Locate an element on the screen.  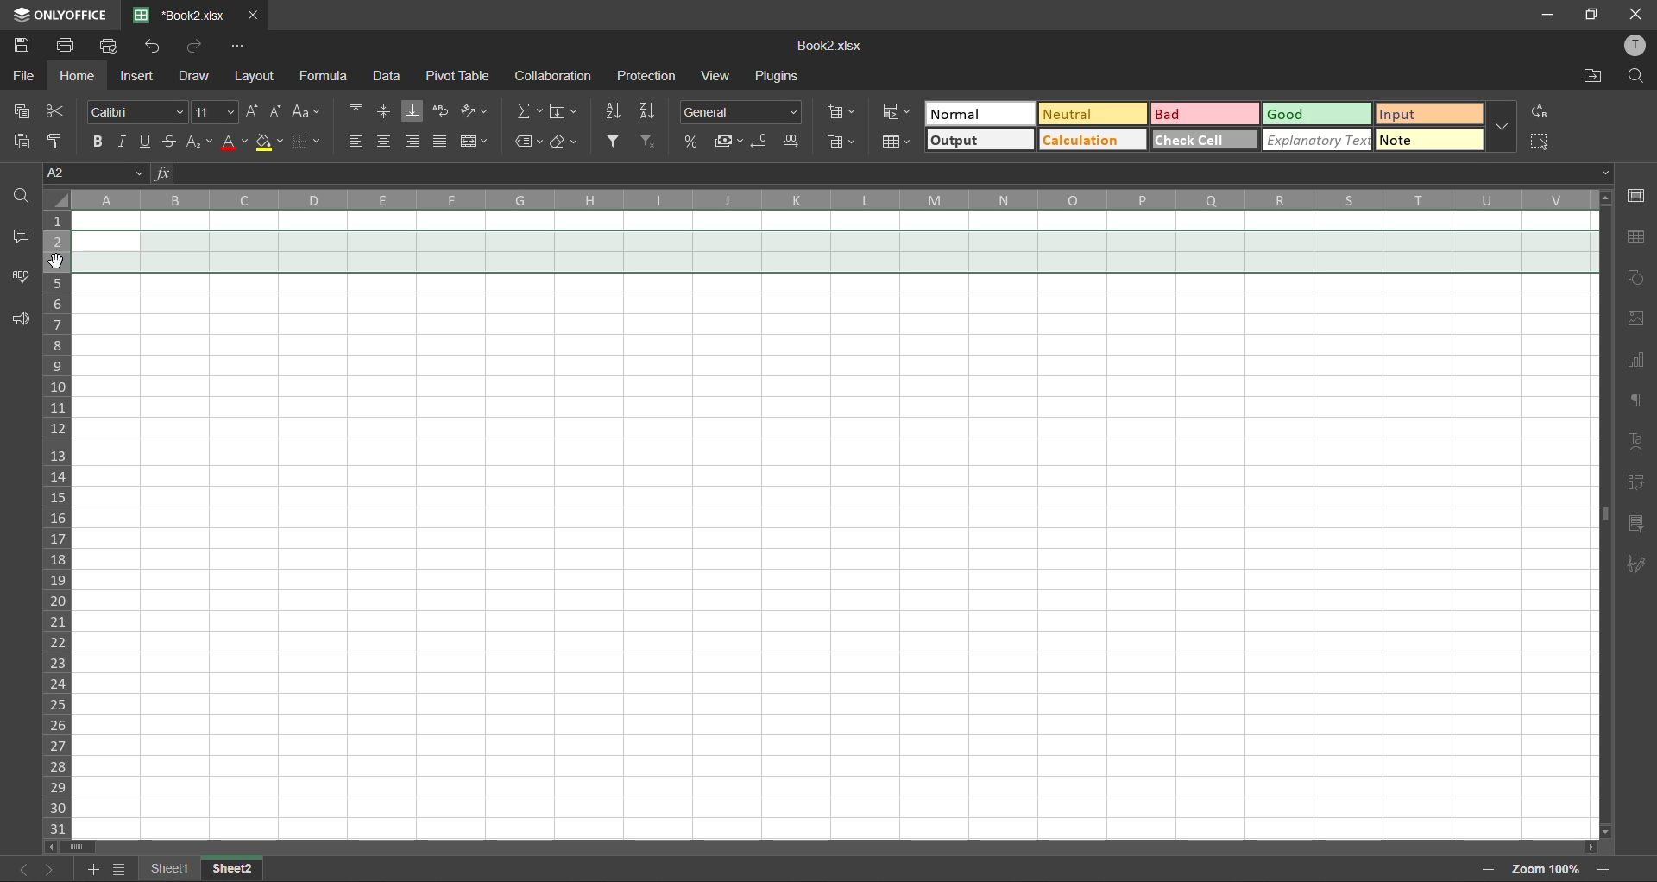
bad is located at coordinates (1204, 112).